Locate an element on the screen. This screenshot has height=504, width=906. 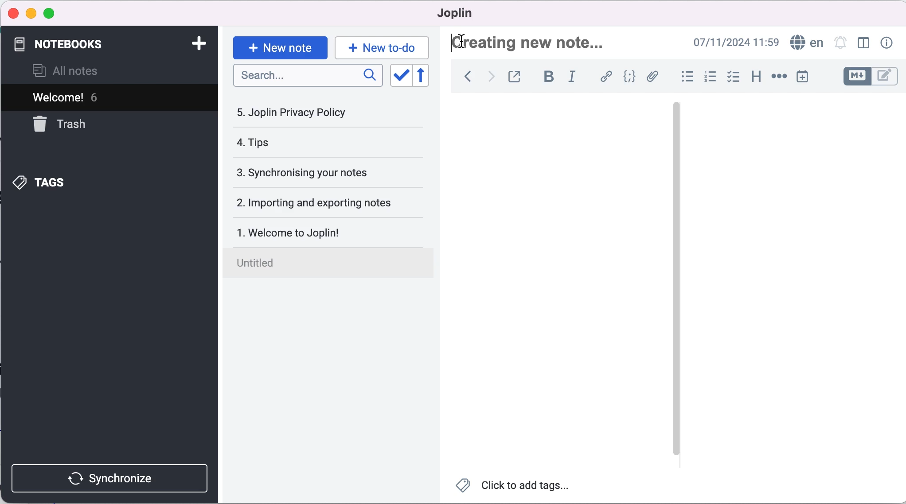
joplin is located at coordinates (454, 13).